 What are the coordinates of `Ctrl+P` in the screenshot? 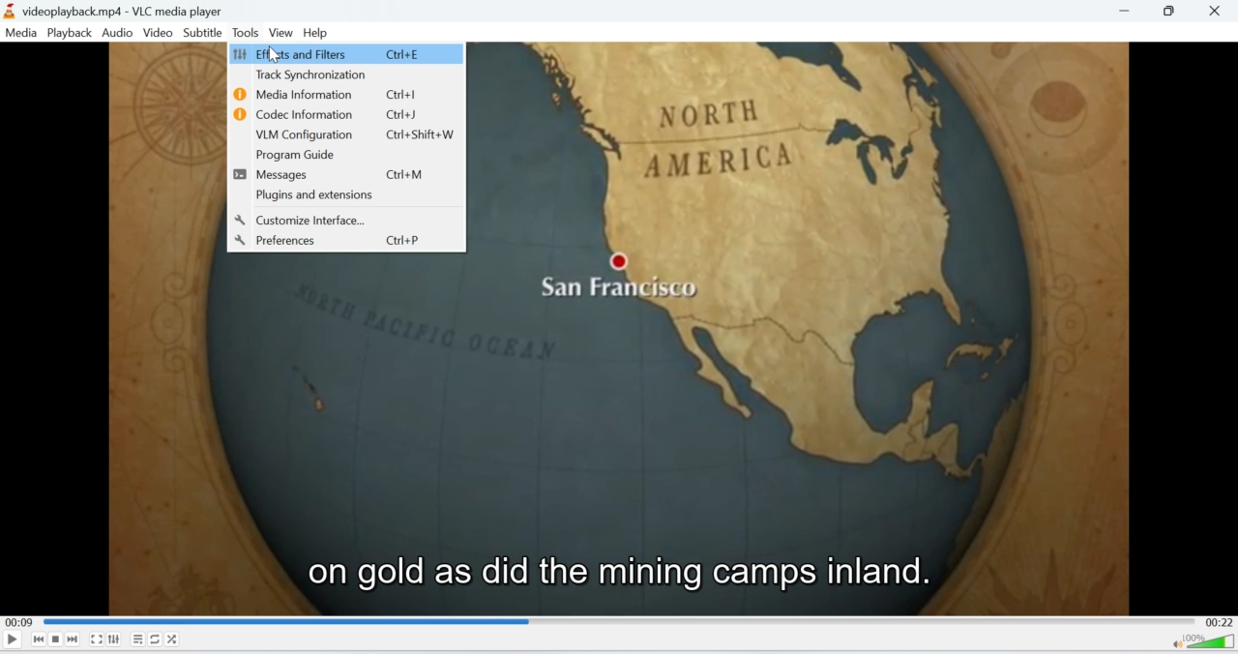 It's located at (401, 239).